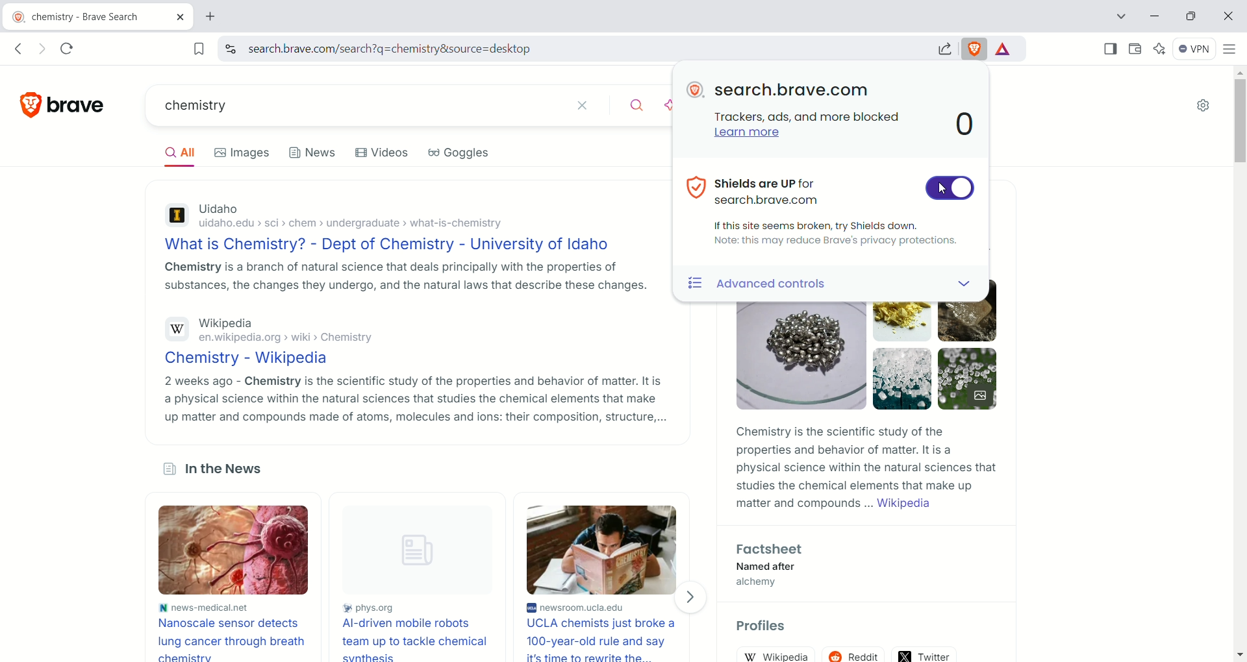 The width and height of the screenshot is (1247, 662). Describe the element at coordinates (1155, 15) in the screenshot. I see `minimize` at that location.